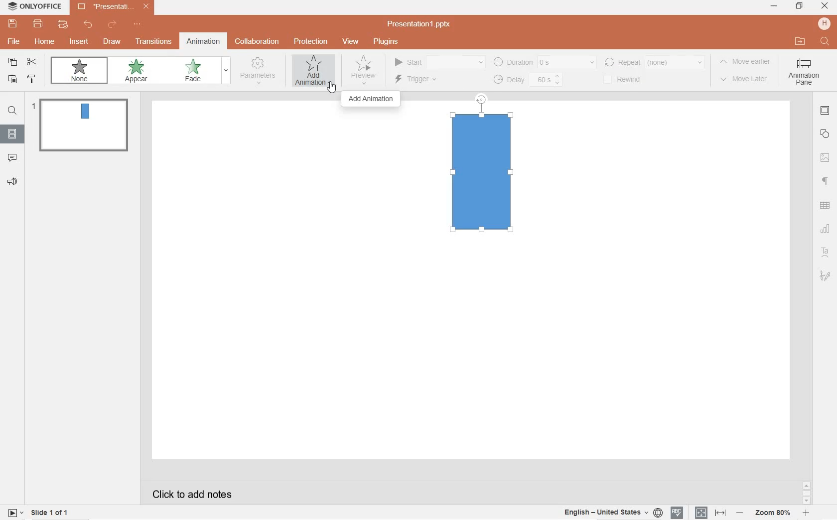 This screenshot has height=520, width=837. I want to click on spell checking, so click(677, 513).